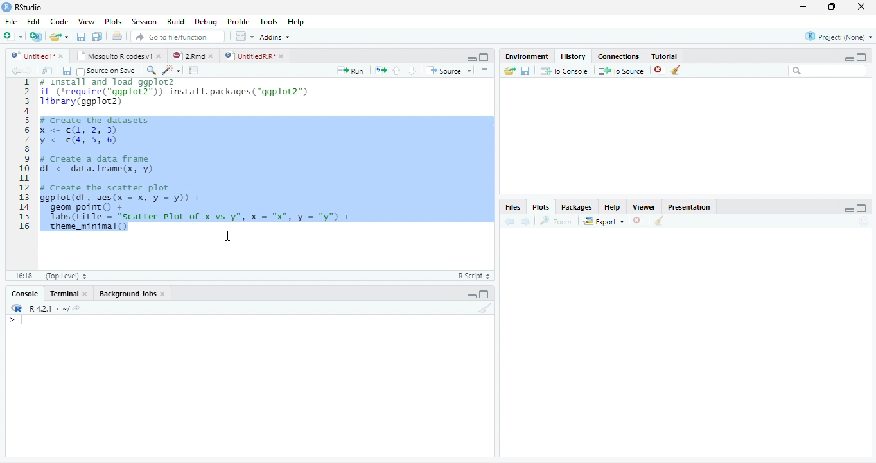  I want to click on Source on Save, so click(107, 72).